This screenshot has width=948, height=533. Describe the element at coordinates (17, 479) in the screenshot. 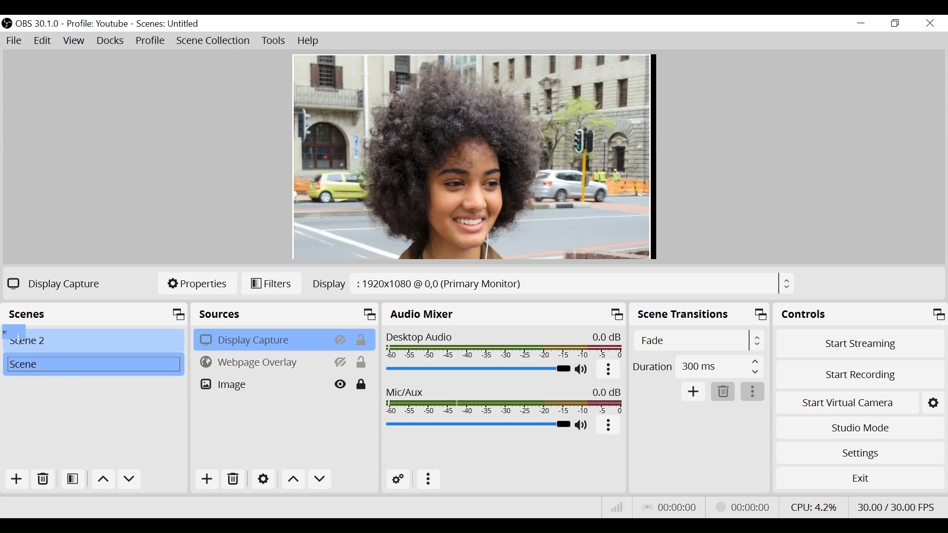

I see `Add` at that location.